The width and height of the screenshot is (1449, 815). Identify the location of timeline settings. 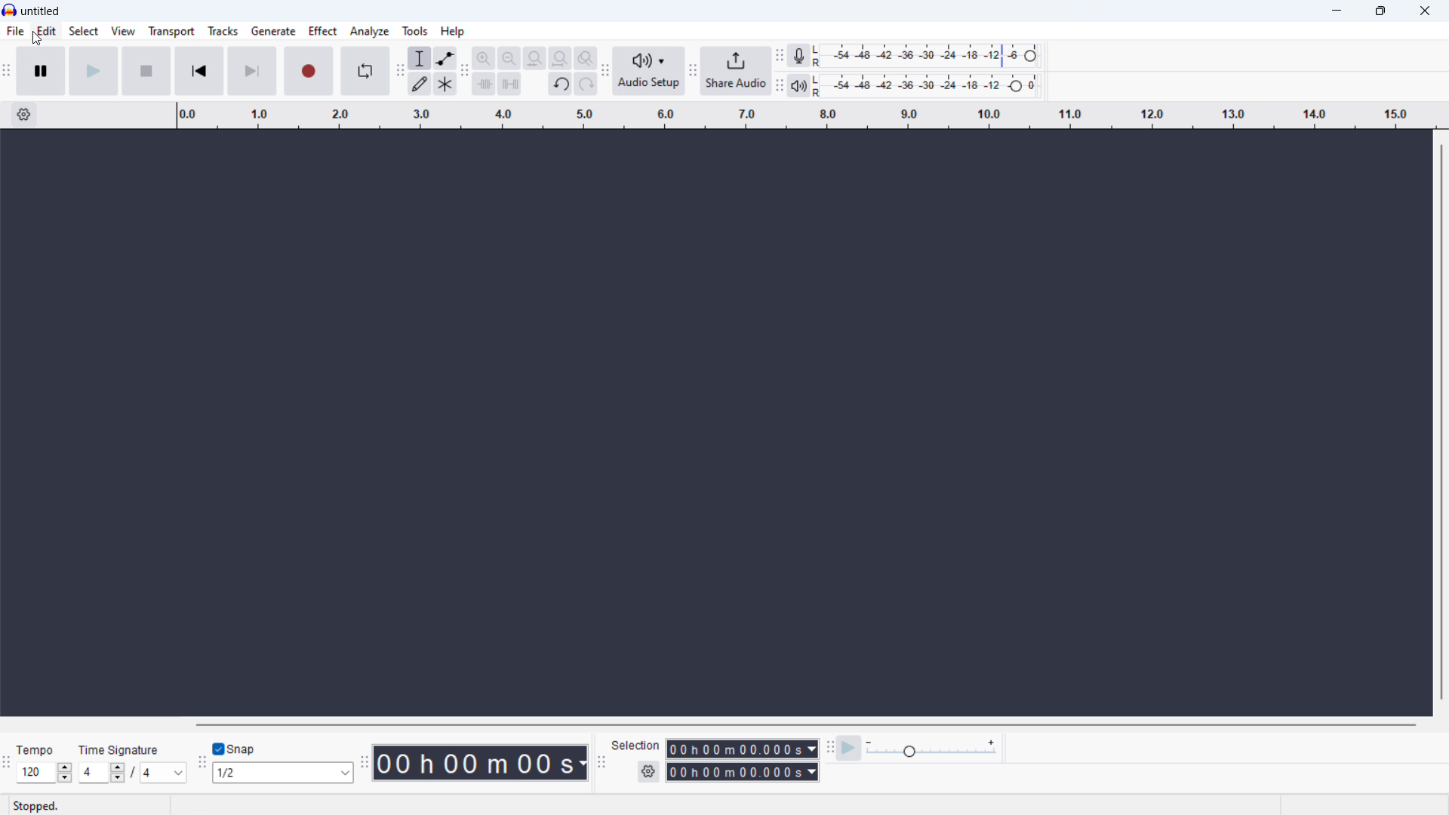
(23, 115).